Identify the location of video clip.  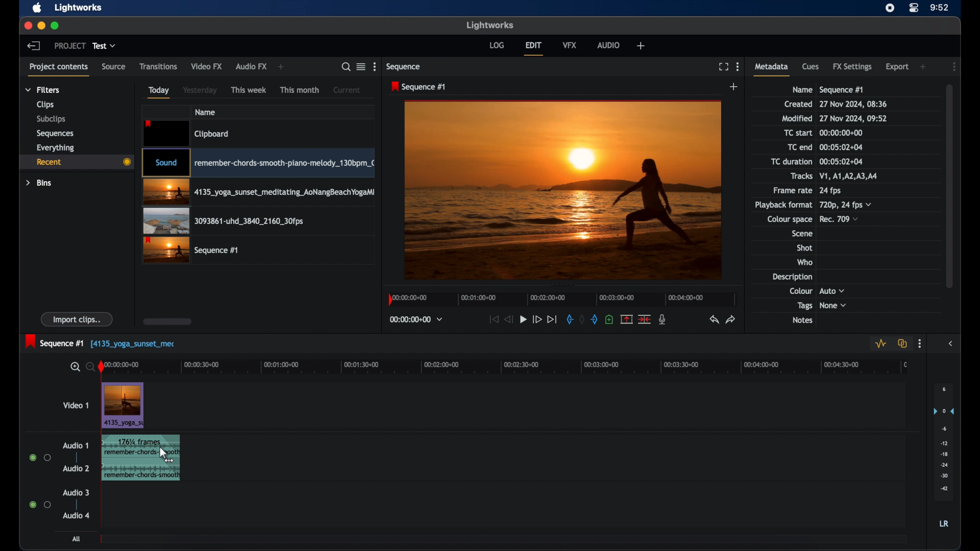
(123, 406).